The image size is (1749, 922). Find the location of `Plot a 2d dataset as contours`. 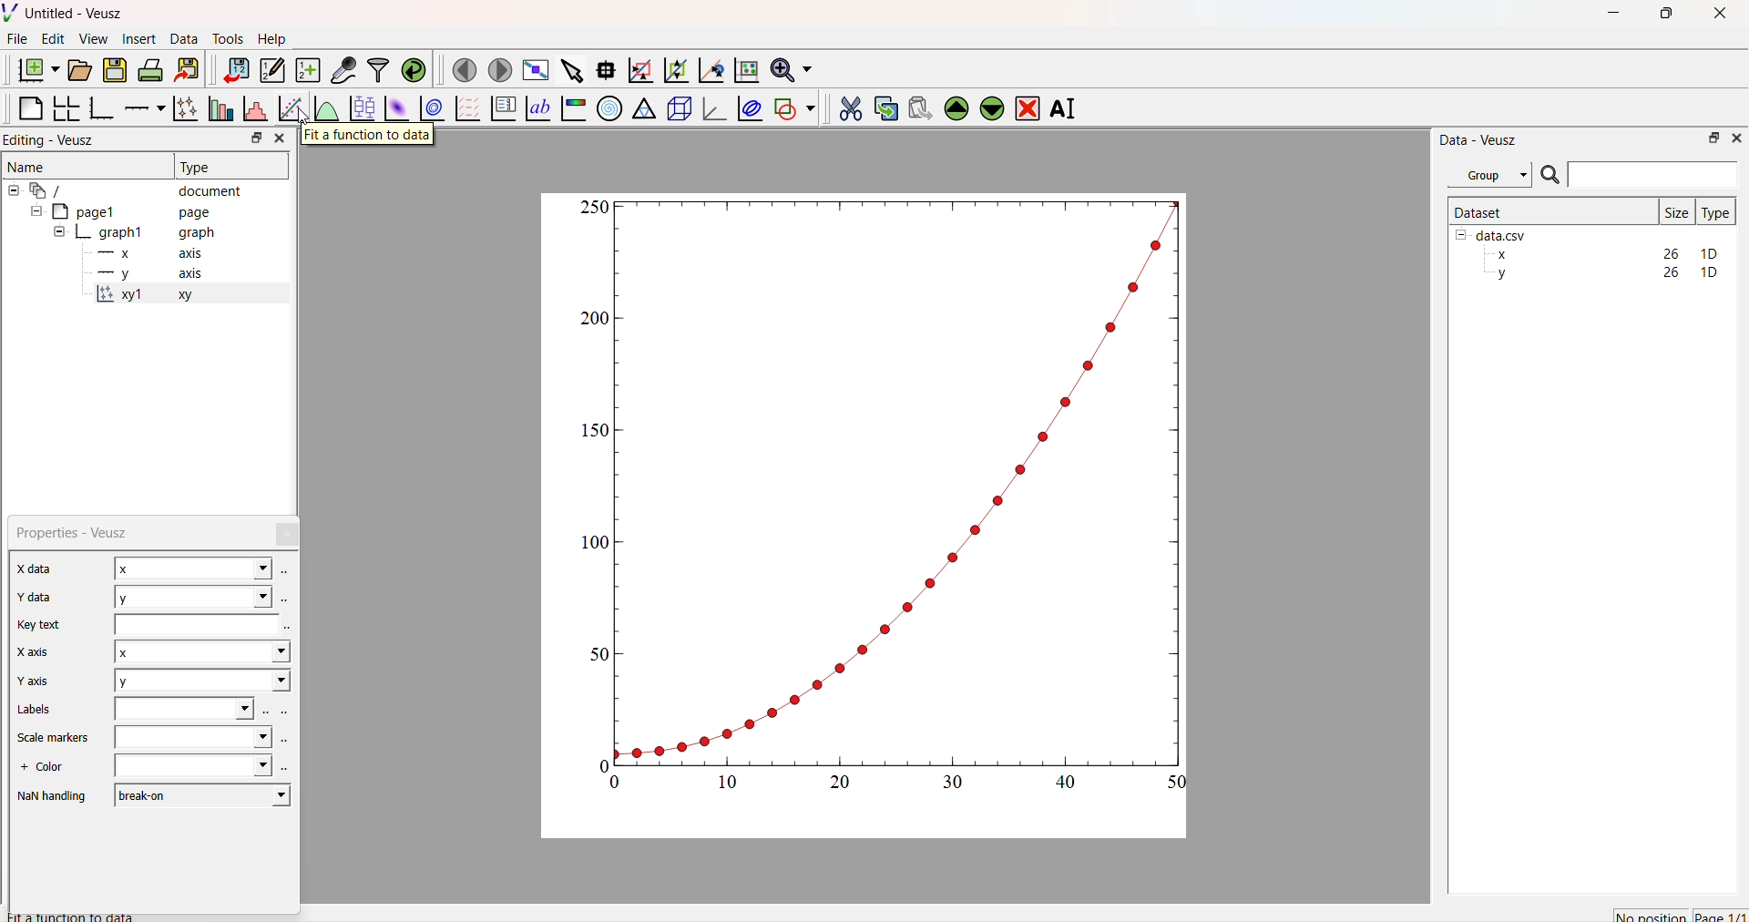

Plot a 2d dataset as contours is located at coordinates (431, 110).